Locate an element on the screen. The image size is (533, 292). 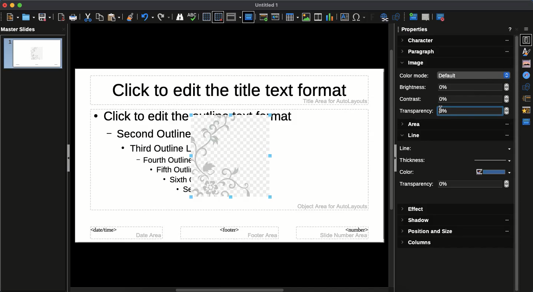
Color mode is located at coordinates (416, 76).